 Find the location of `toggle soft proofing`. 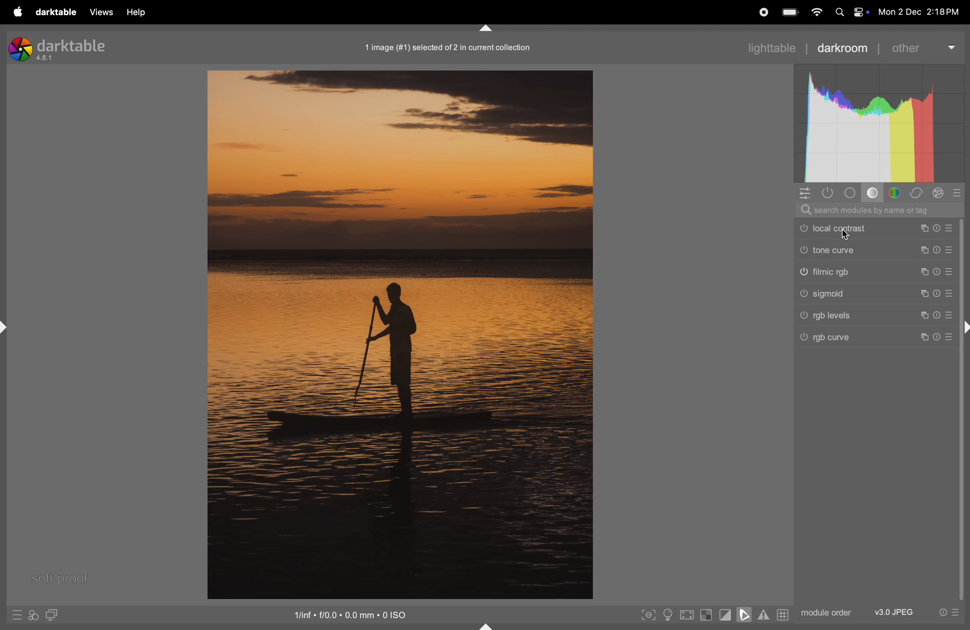

toggle soft proofing is located at coordinates (743, 614).